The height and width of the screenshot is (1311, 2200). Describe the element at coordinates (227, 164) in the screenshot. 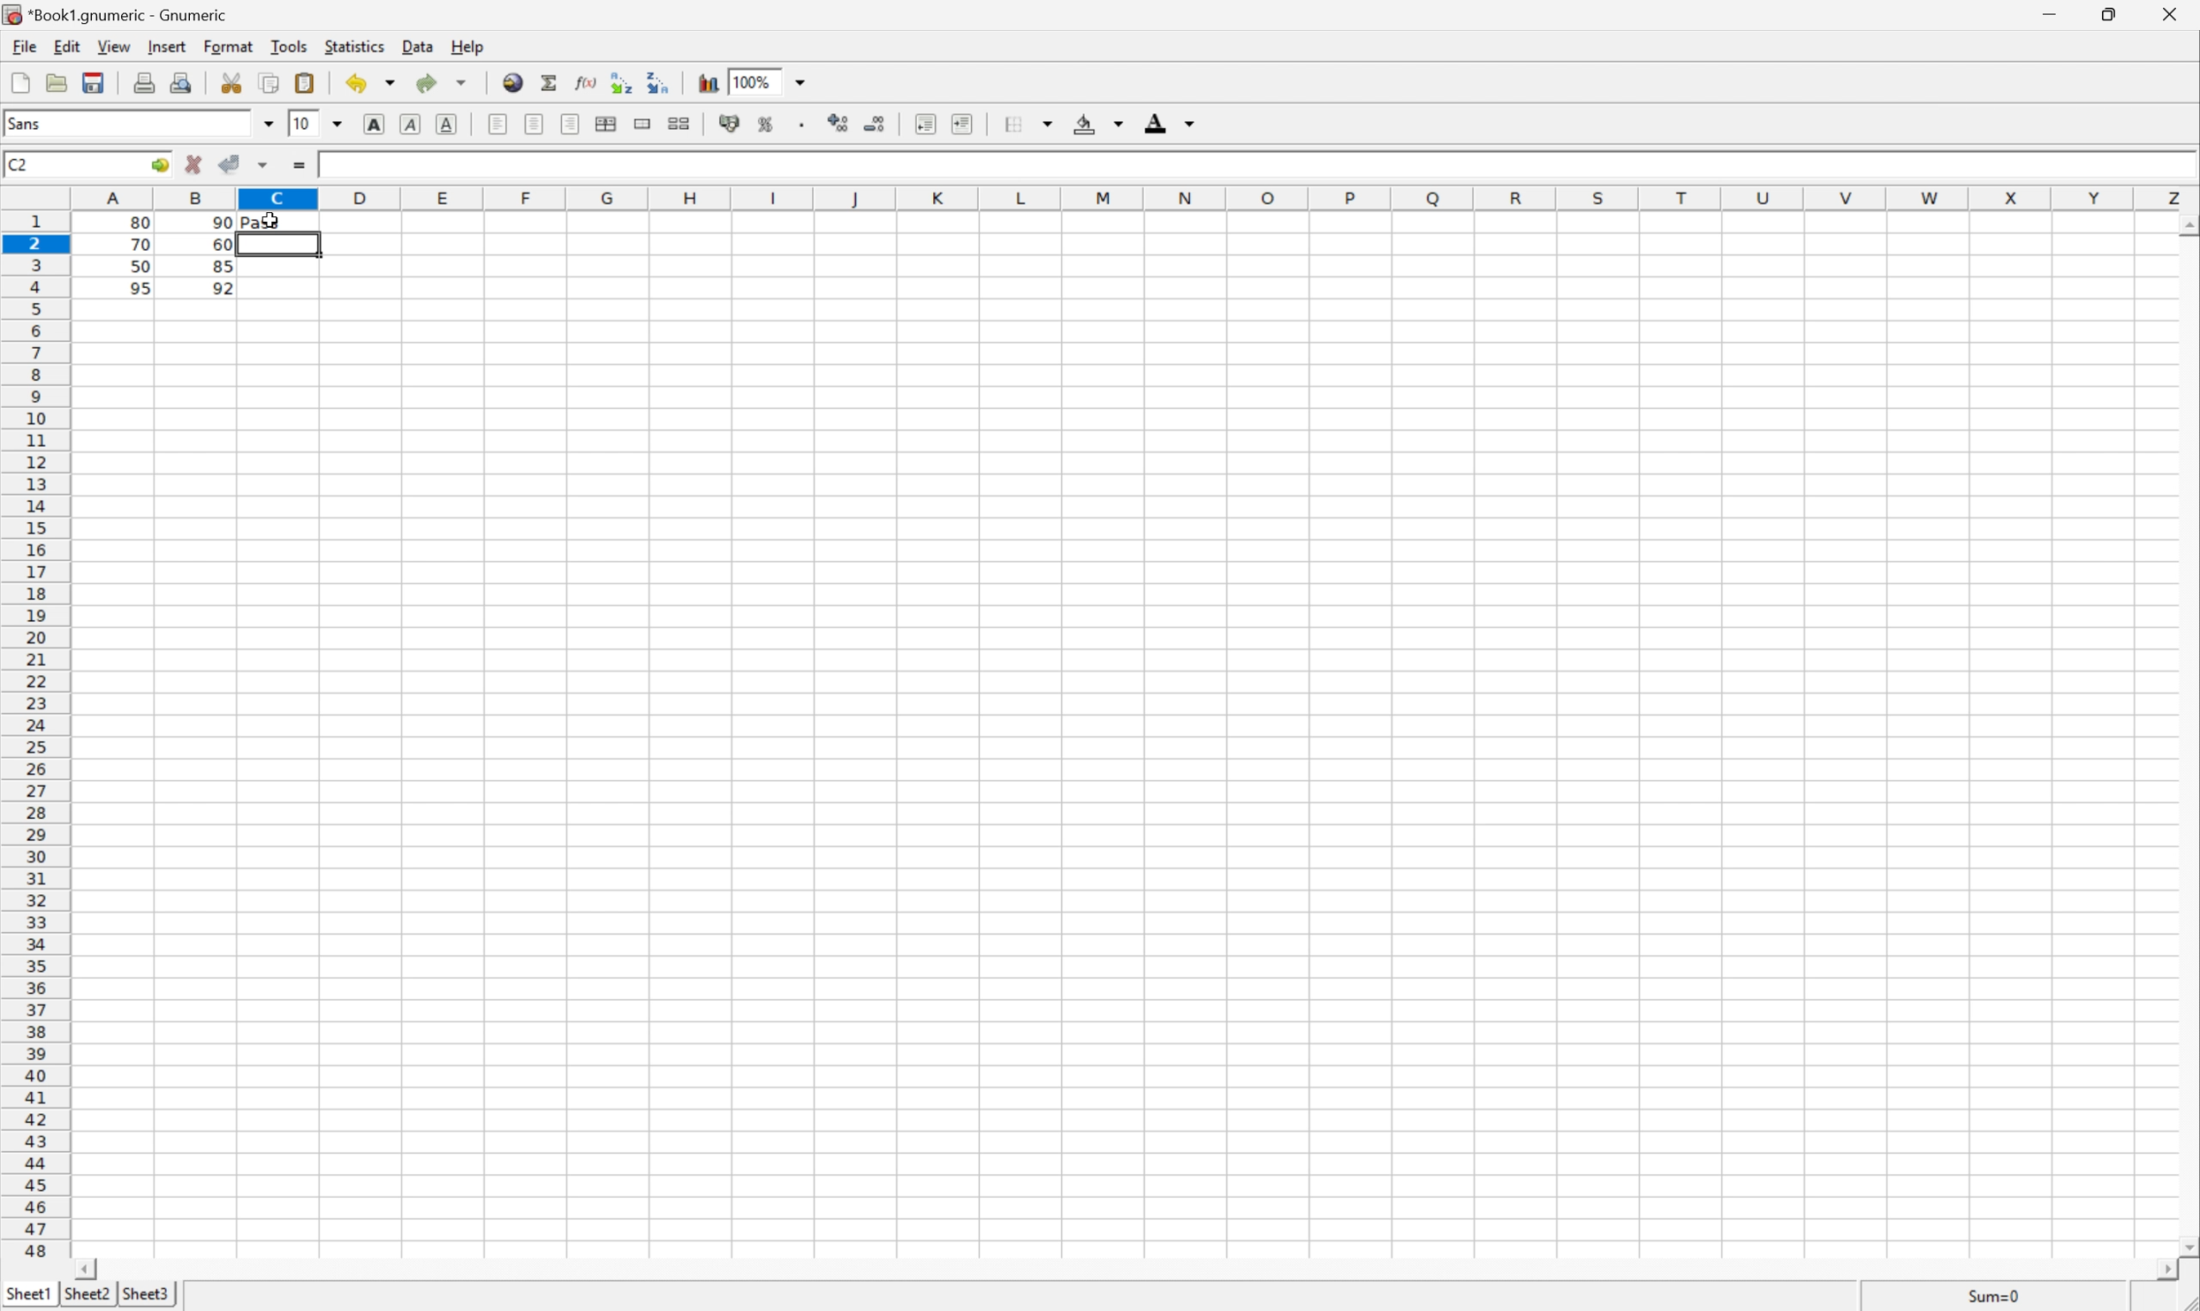

I see `Accept changes` at that location.